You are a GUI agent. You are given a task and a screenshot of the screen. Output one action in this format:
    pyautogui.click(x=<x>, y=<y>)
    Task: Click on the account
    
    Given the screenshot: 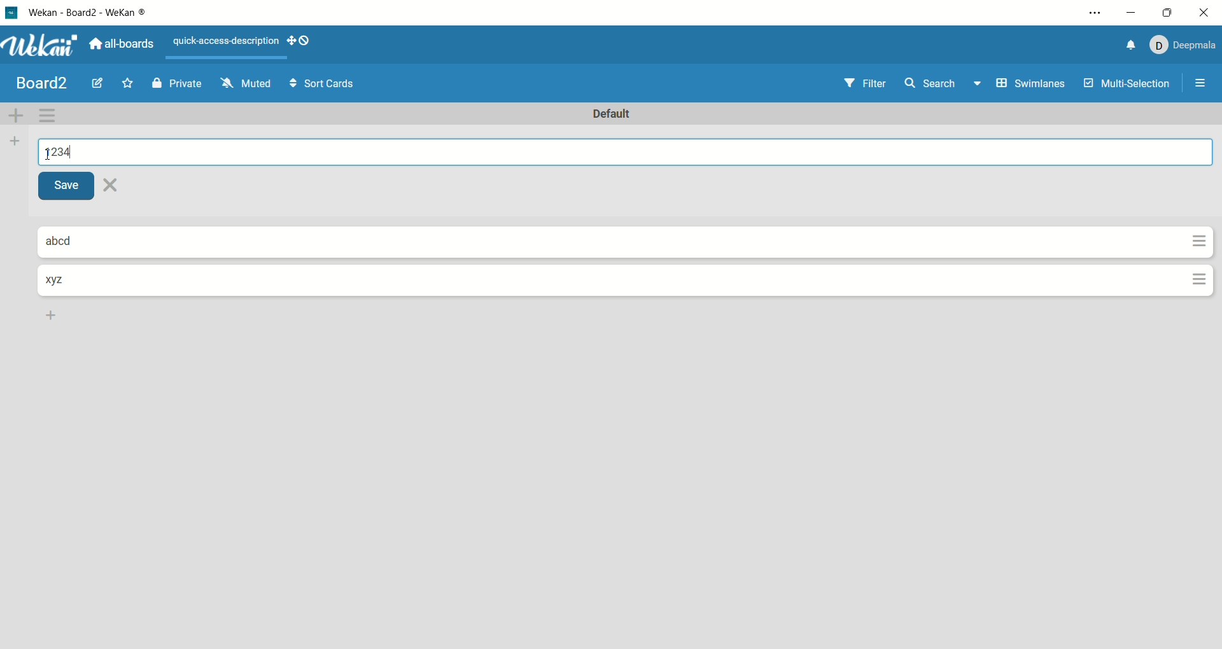 What is the action you would take?
    pyautogui.click(x=1181, y=43)
    